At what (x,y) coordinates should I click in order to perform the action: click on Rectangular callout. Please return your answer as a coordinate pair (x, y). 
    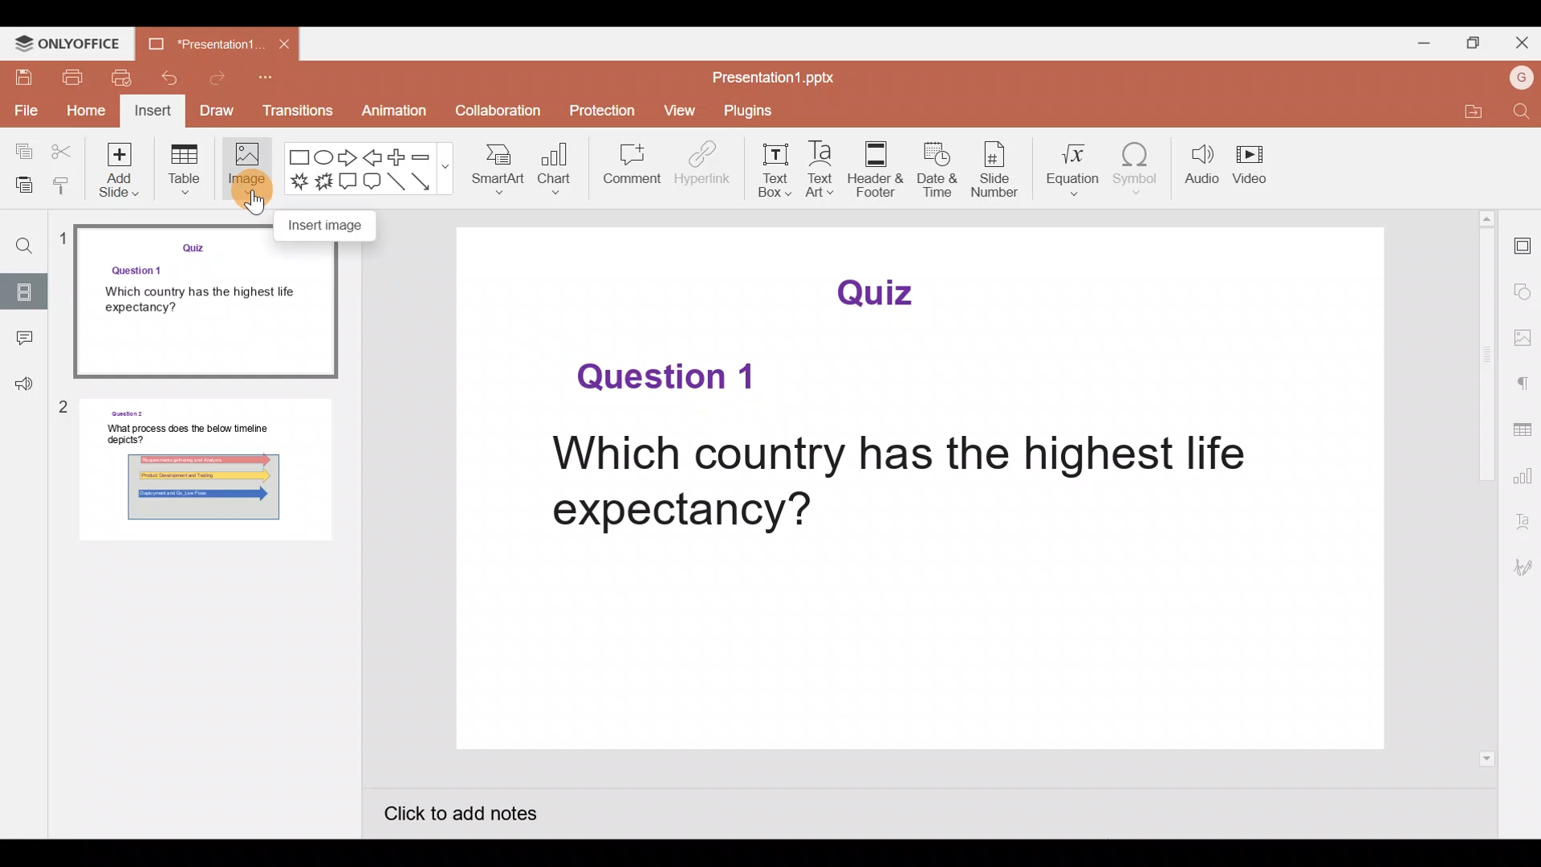
    Looking at the image, I should click on (348, 185).